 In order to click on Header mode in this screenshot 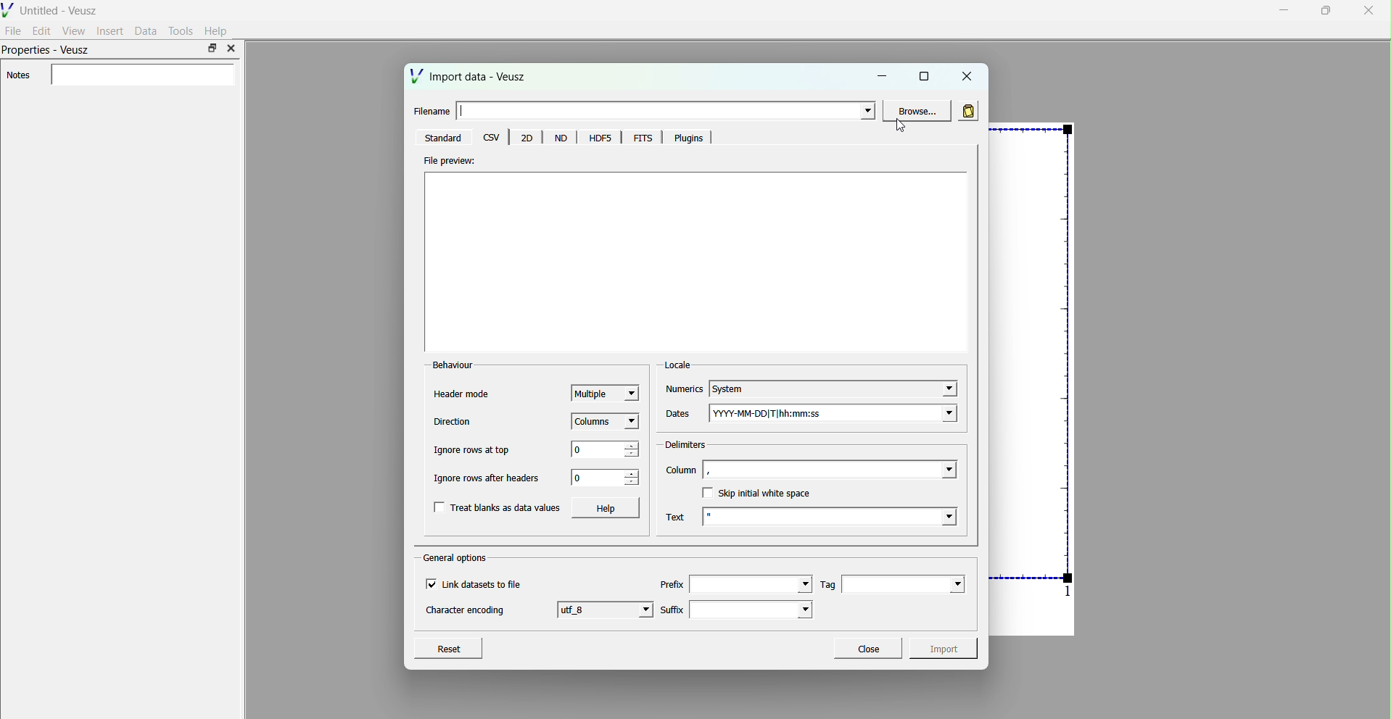, I will do `click(460, 396)`.